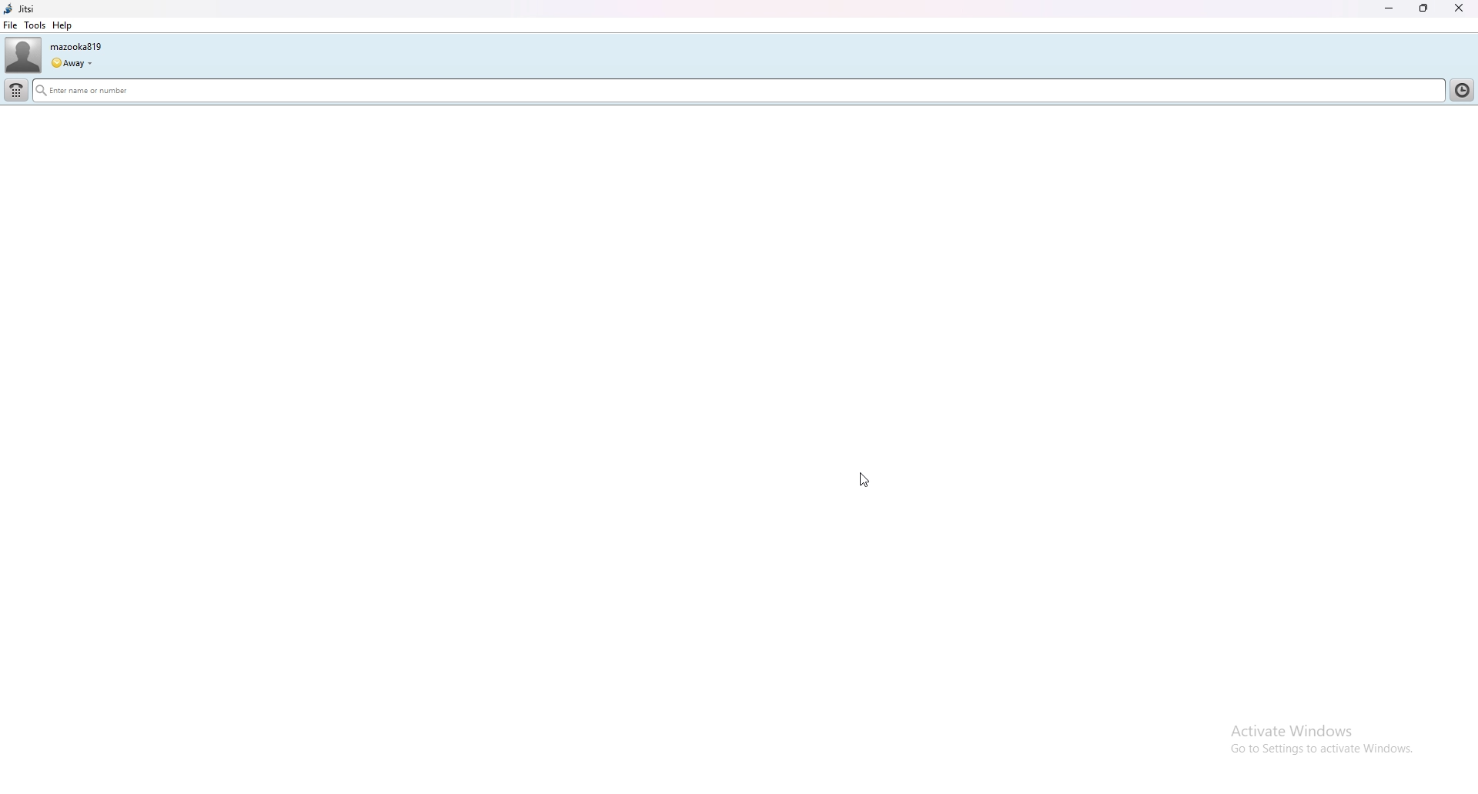  What do you see at coordinates (62, 25) in the screenshot?
I see `help` at bounding box center [62, 25].